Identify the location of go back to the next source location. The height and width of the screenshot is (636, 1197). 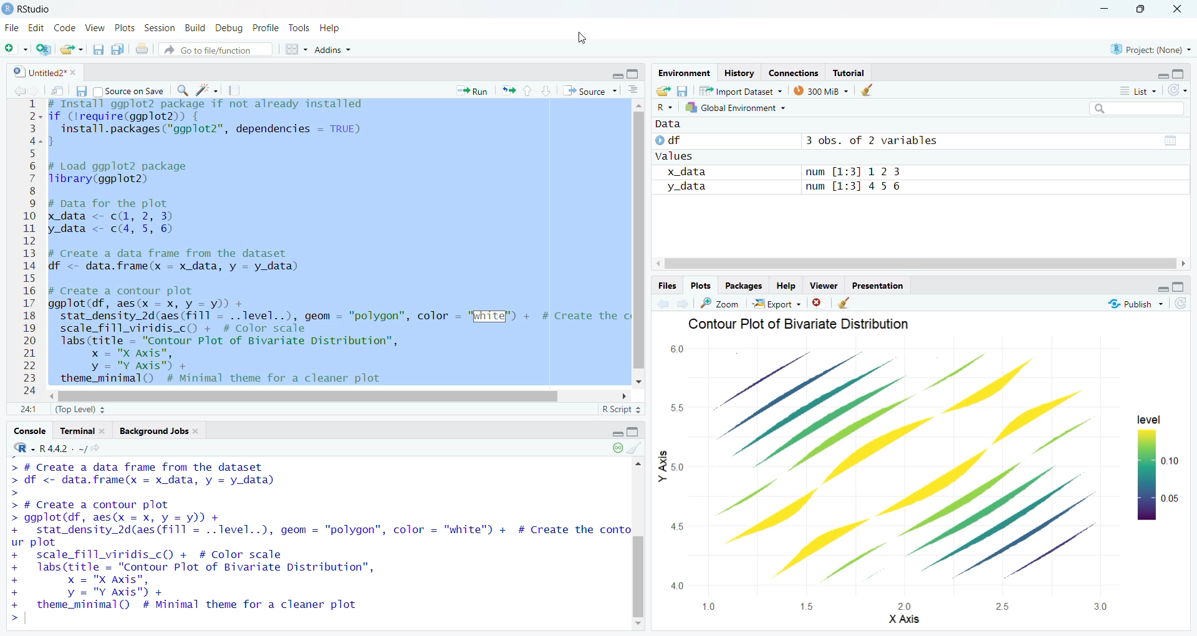
(34, 91).